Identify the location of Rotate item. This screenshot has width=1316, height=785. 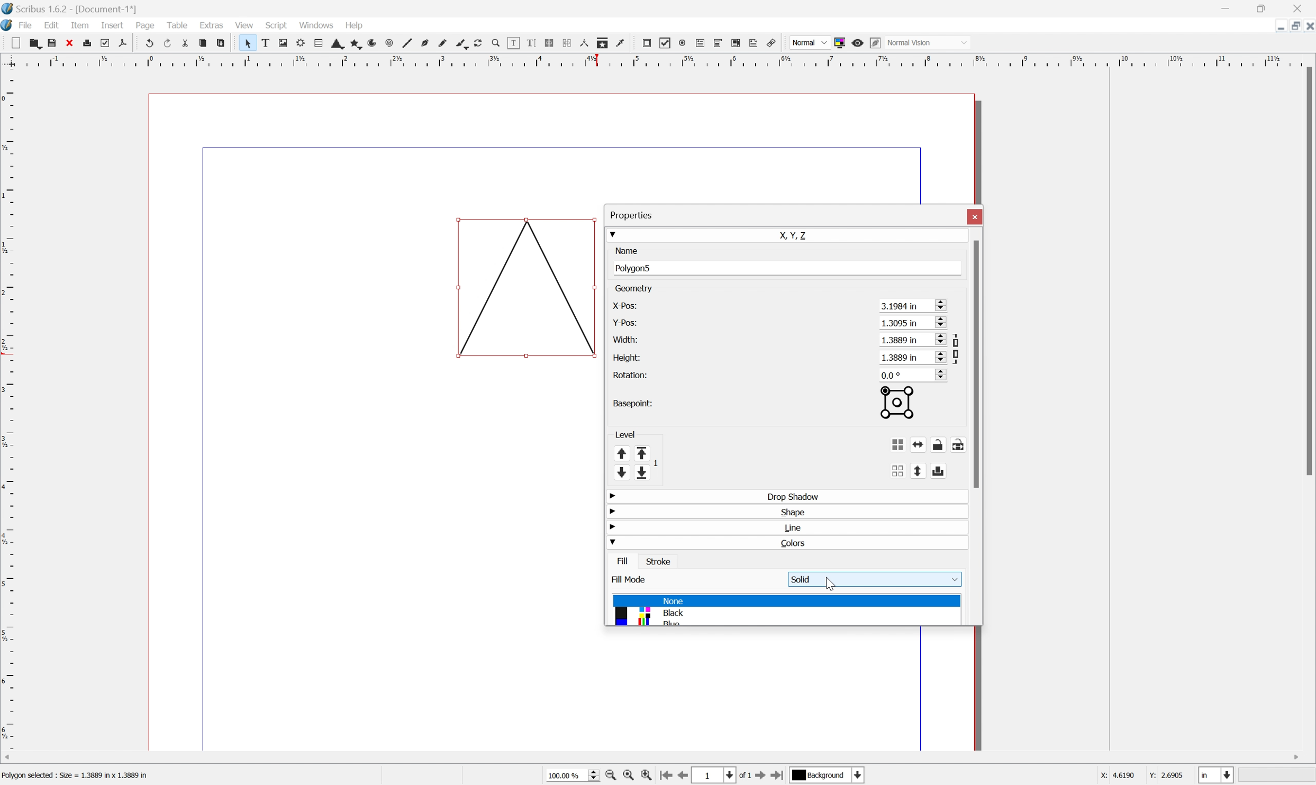
(482, 43).